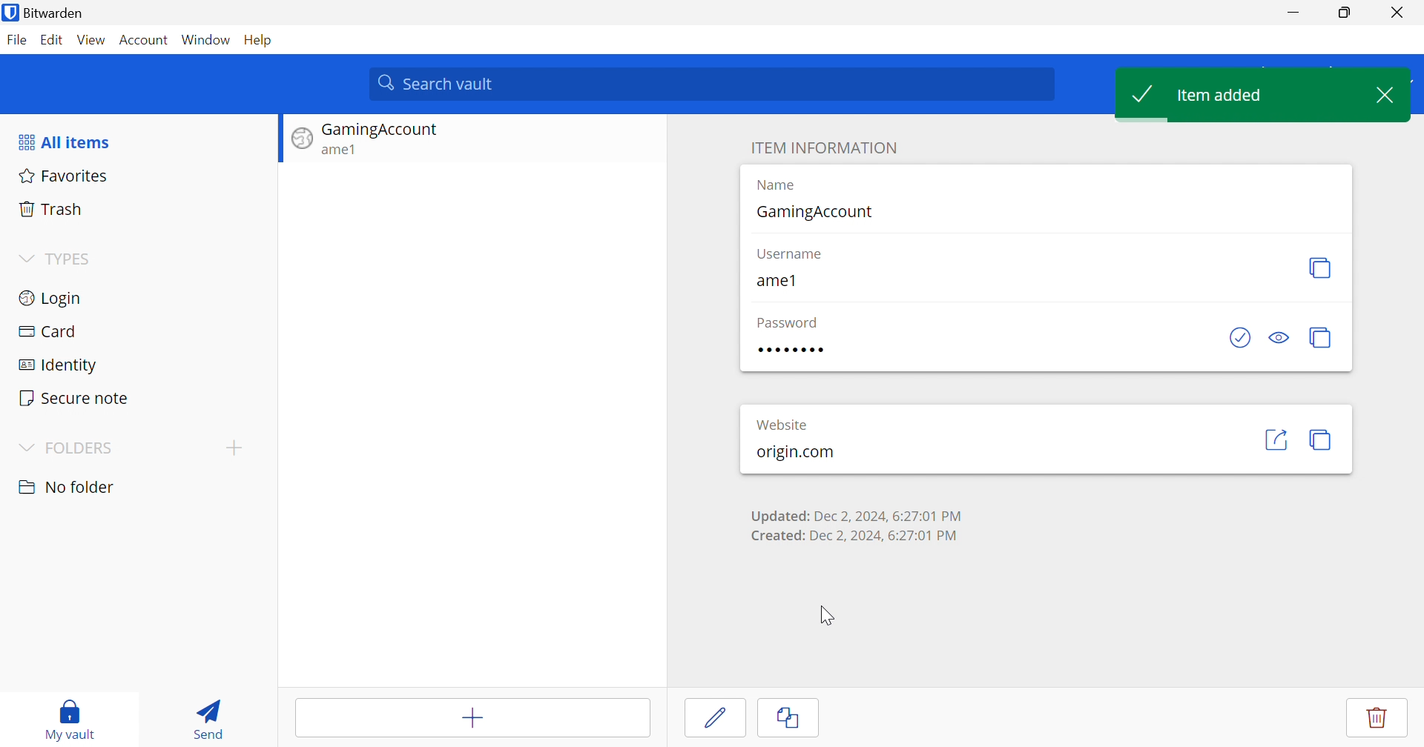 The image size is (1424, 747). Describe the element at coordinates (816, 213) in the screenshot. I see `GamingAccount` at that location.